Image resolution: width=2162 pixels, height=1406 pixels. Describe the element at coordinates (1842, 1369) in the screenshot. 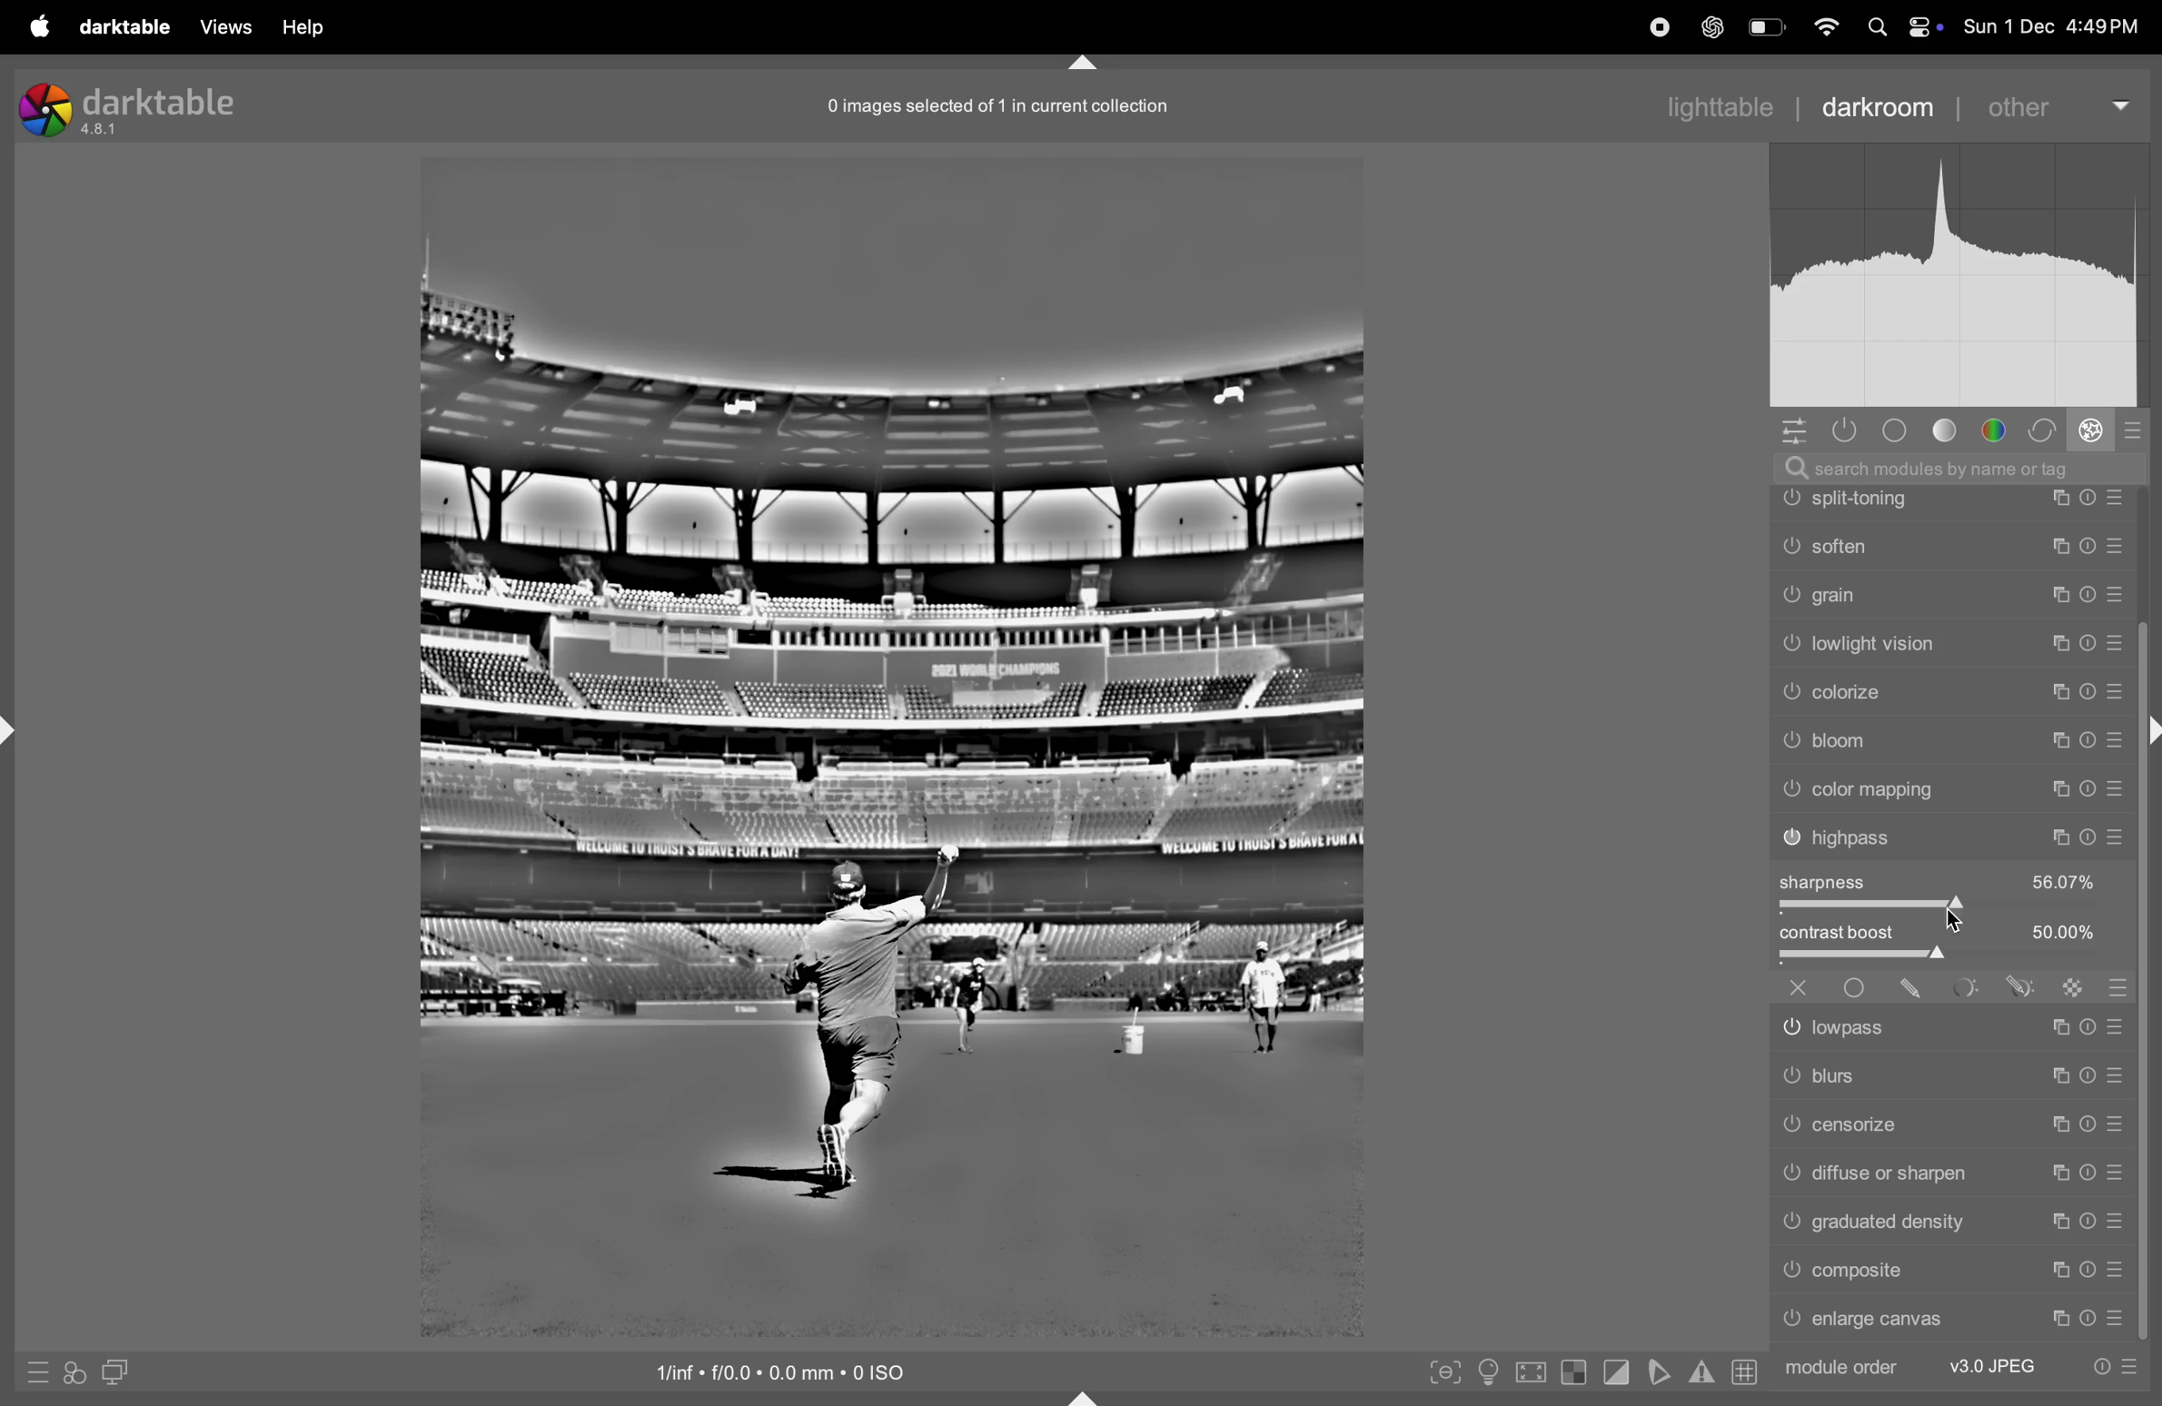

I see `module order` at that location.